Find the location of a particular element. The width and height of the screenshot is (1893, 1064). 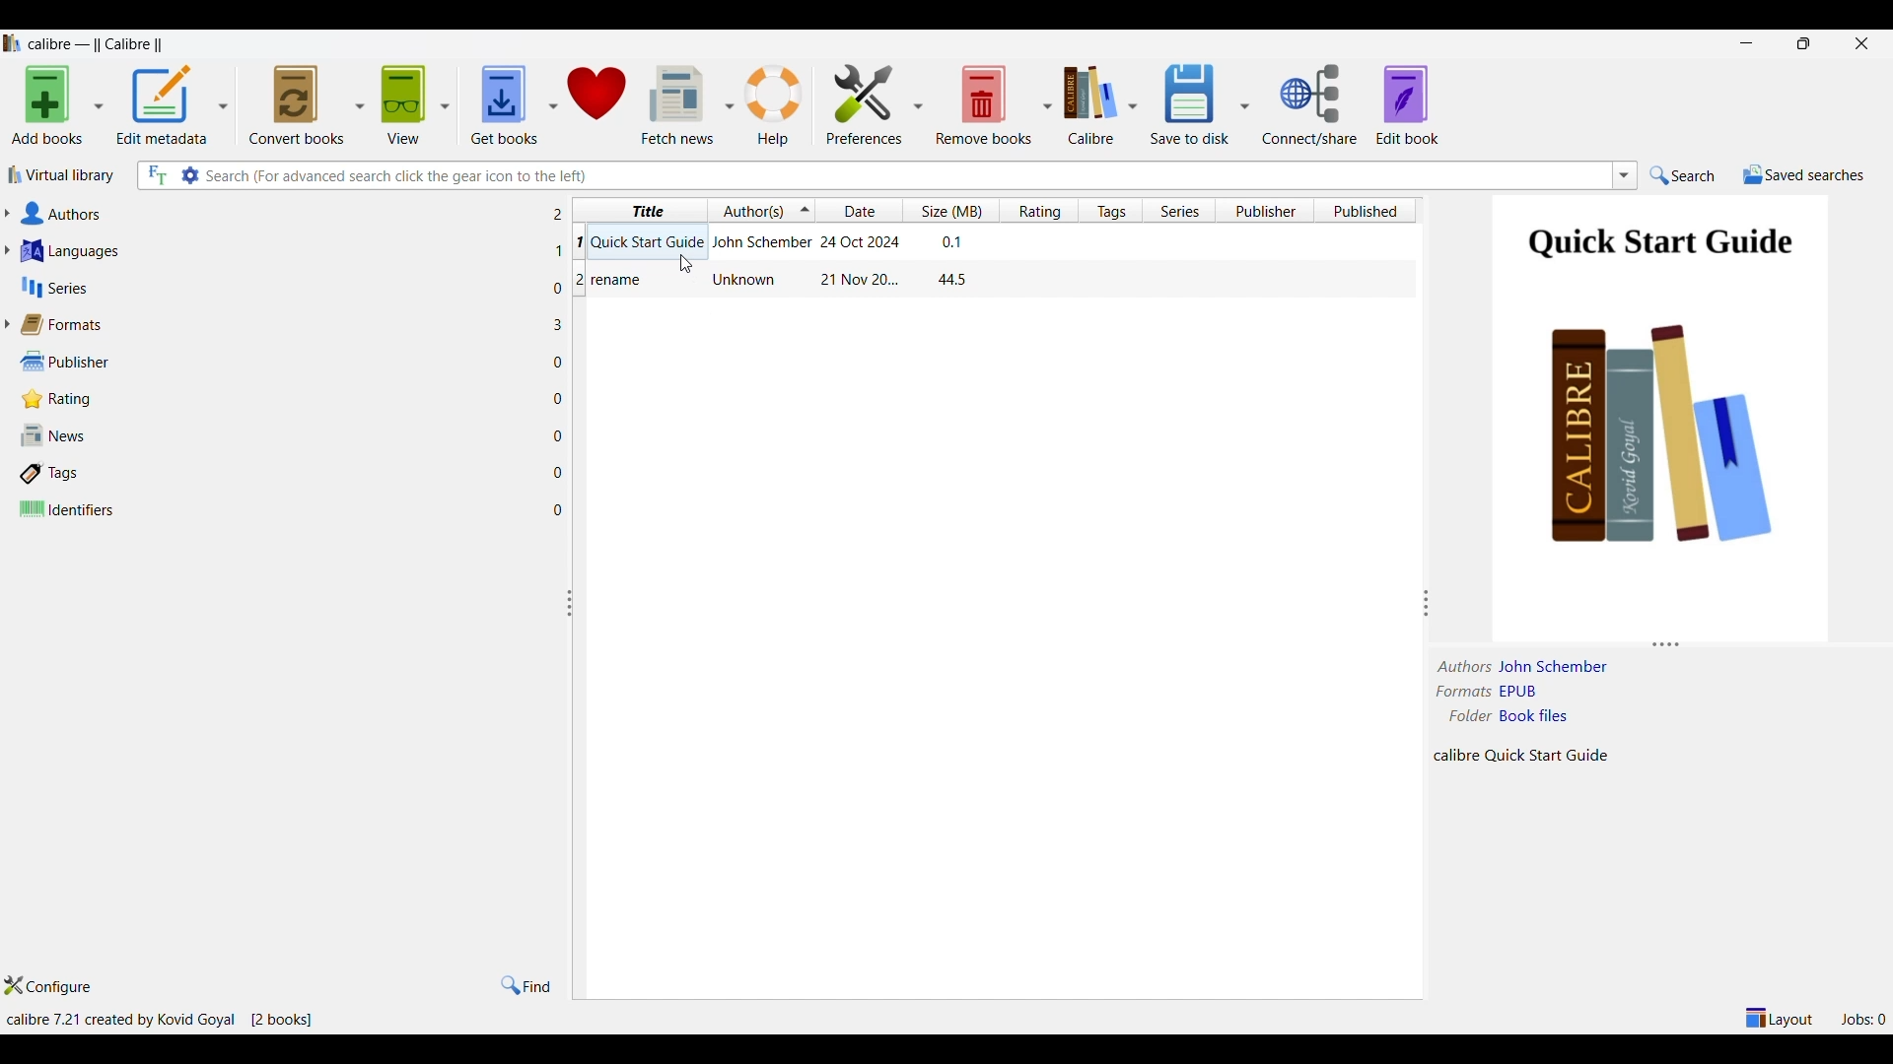

Publisher is located at coordinates (280, 362).